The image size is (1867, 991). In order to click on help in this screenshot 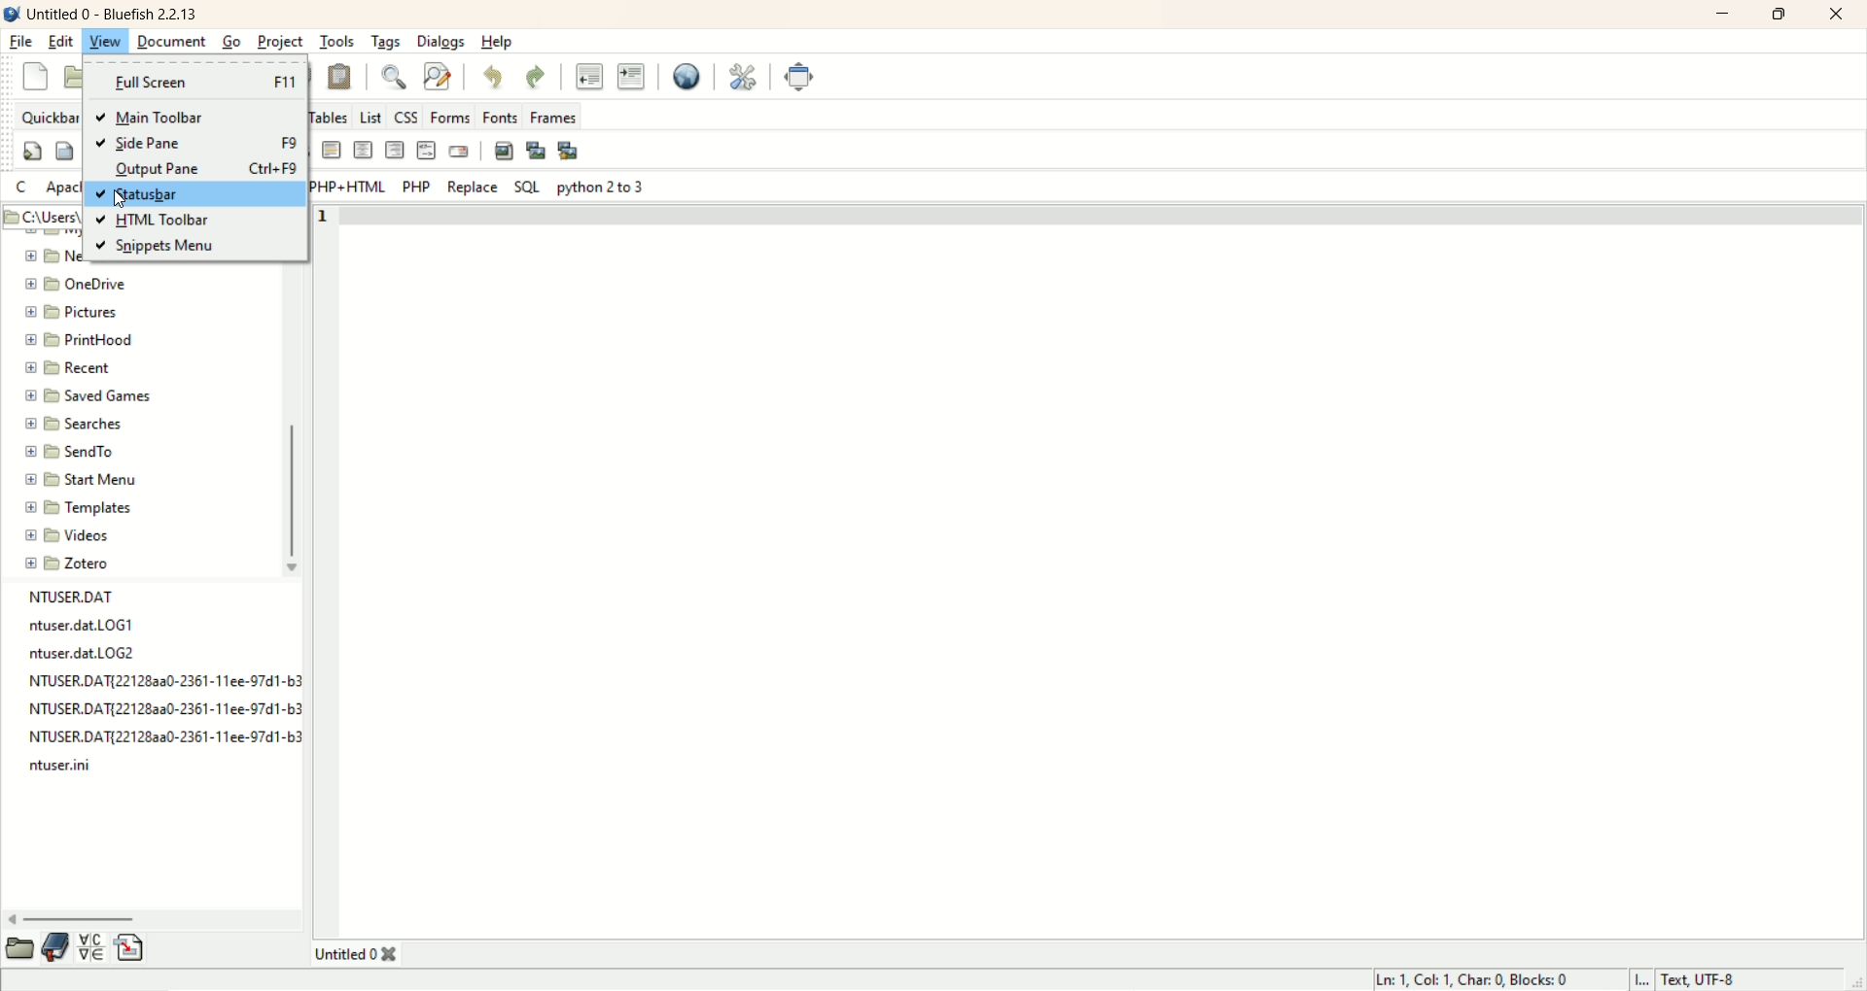, I will do `click(497, 43)`.